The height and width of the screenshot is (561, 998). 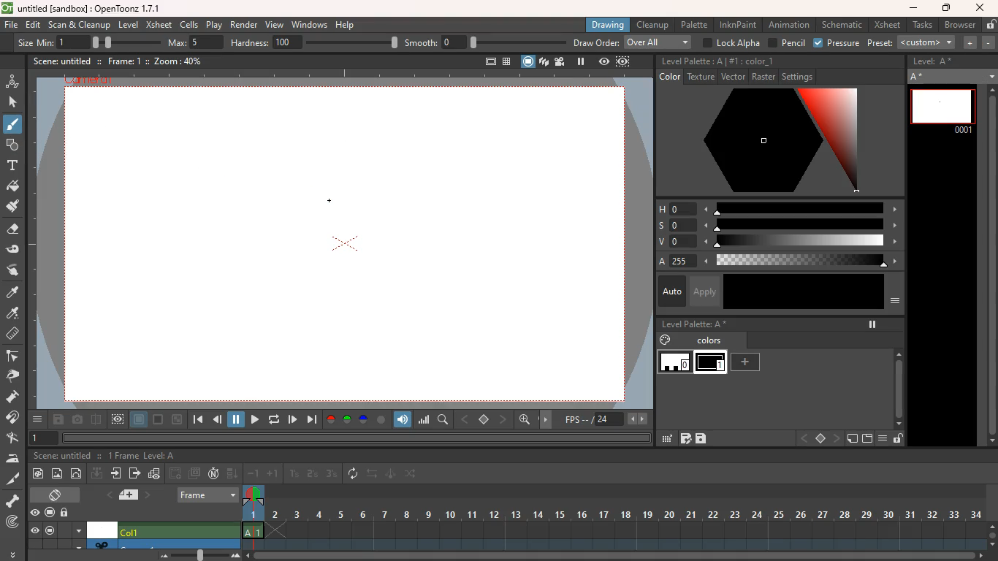 I want to click on play, so click(x=293, y=419).